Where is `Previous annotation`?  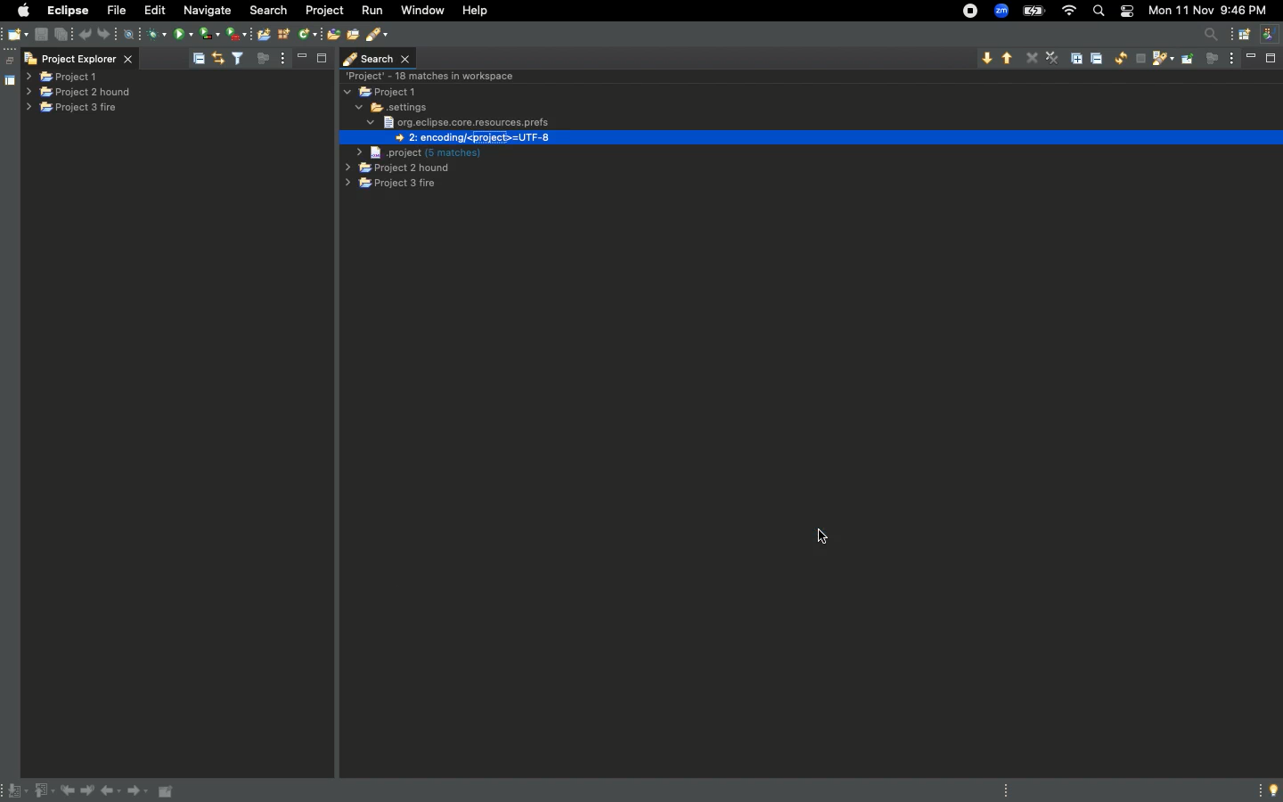
Previous annotation is located at coordinates (43, 791).